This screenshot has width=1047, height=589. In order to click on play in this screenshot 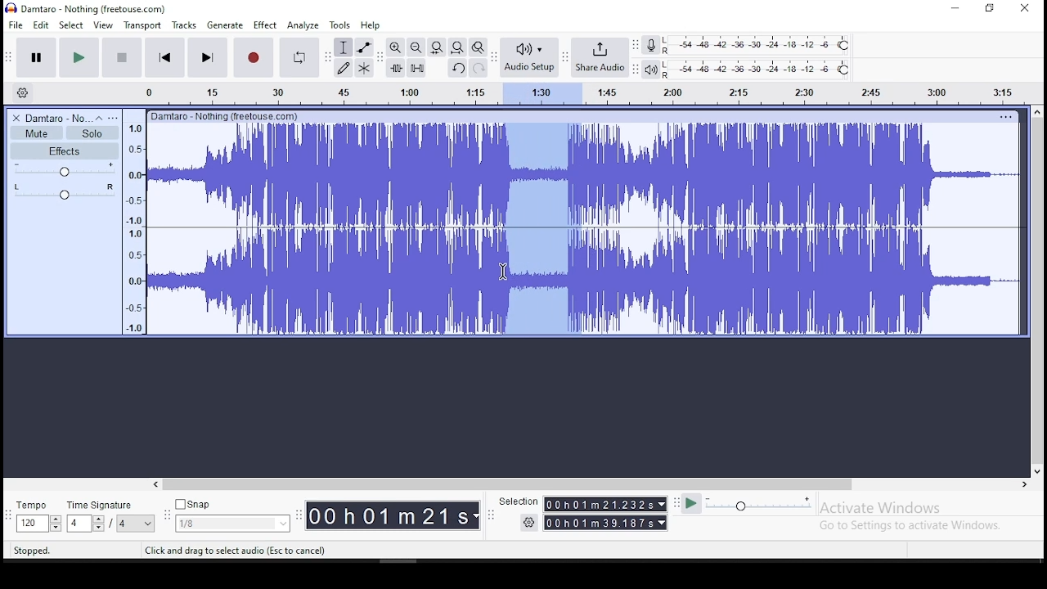, I will do `click(79, 58)`.